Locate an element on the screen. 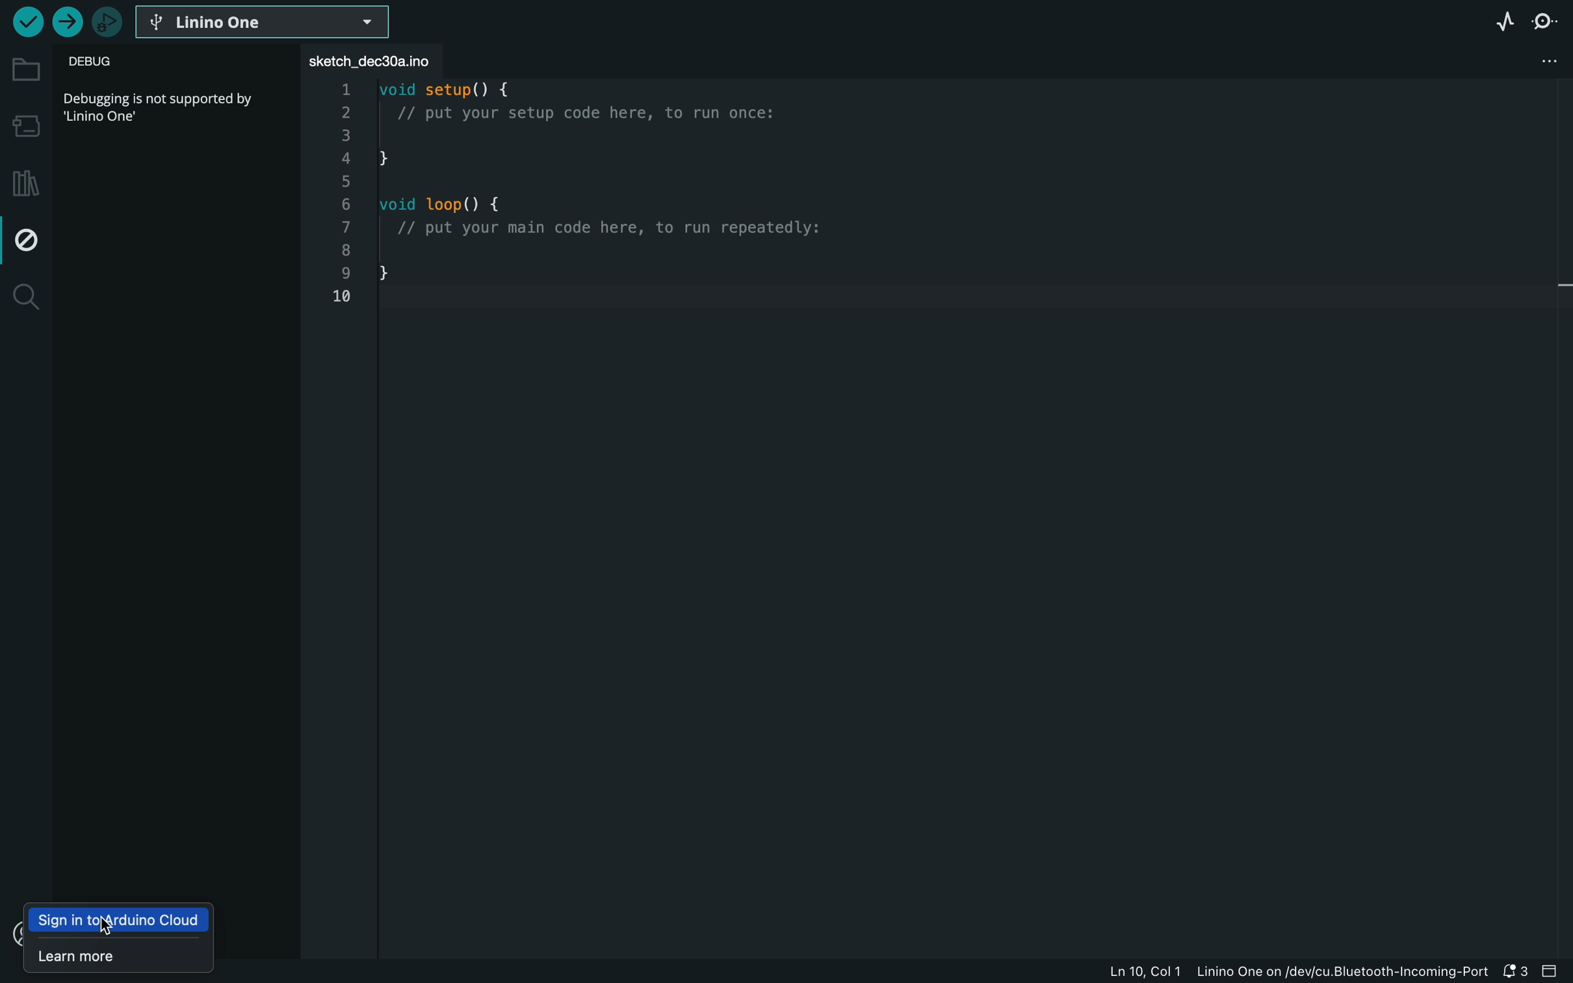  file setting is located at coordinates (1516, 60).